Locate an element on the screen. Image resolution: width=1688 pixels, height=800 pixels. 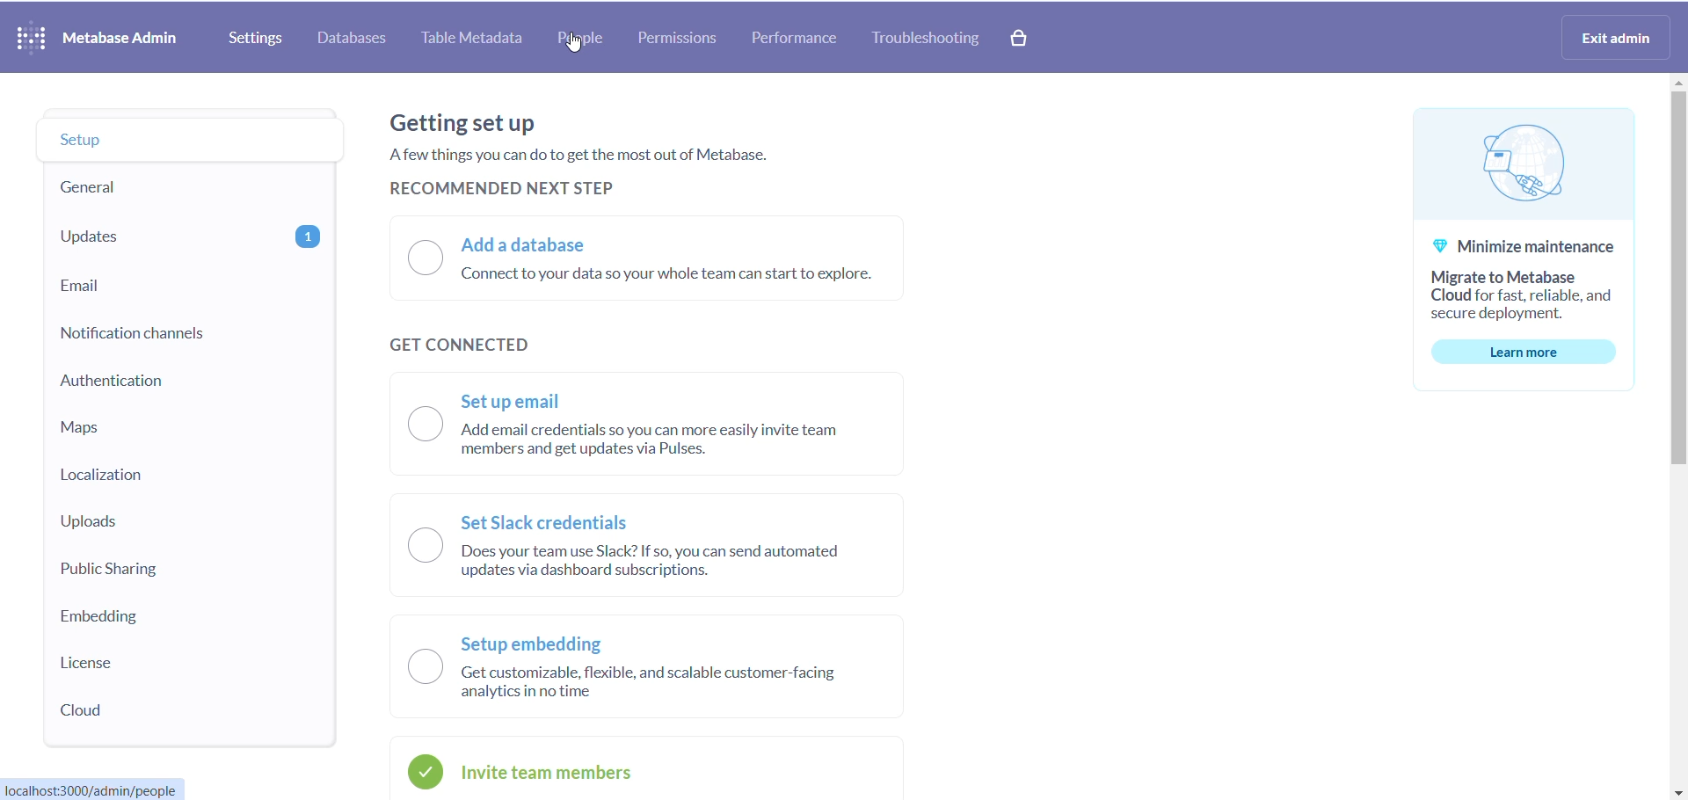
set up email radio button is located at coordinates (653, 431).